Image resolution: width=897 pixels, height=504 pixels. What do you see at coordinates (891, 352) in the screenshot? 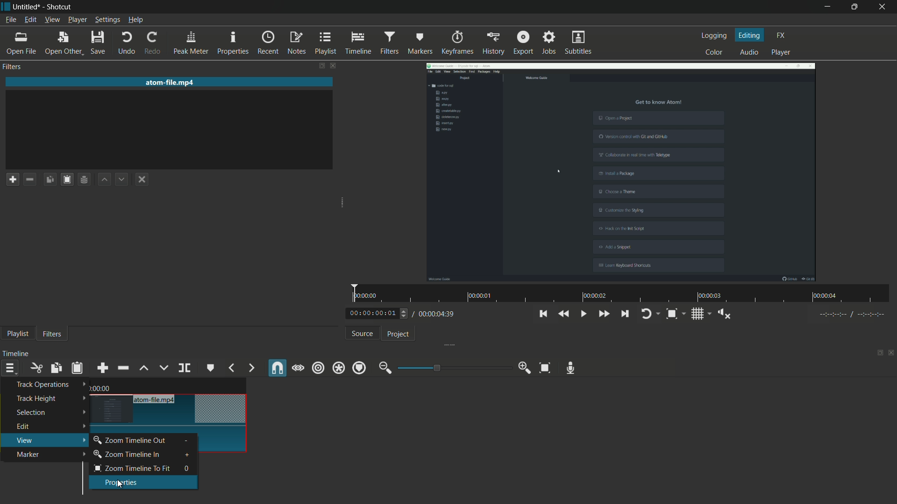
I see `close timeline` at bounding box center [891, 352].